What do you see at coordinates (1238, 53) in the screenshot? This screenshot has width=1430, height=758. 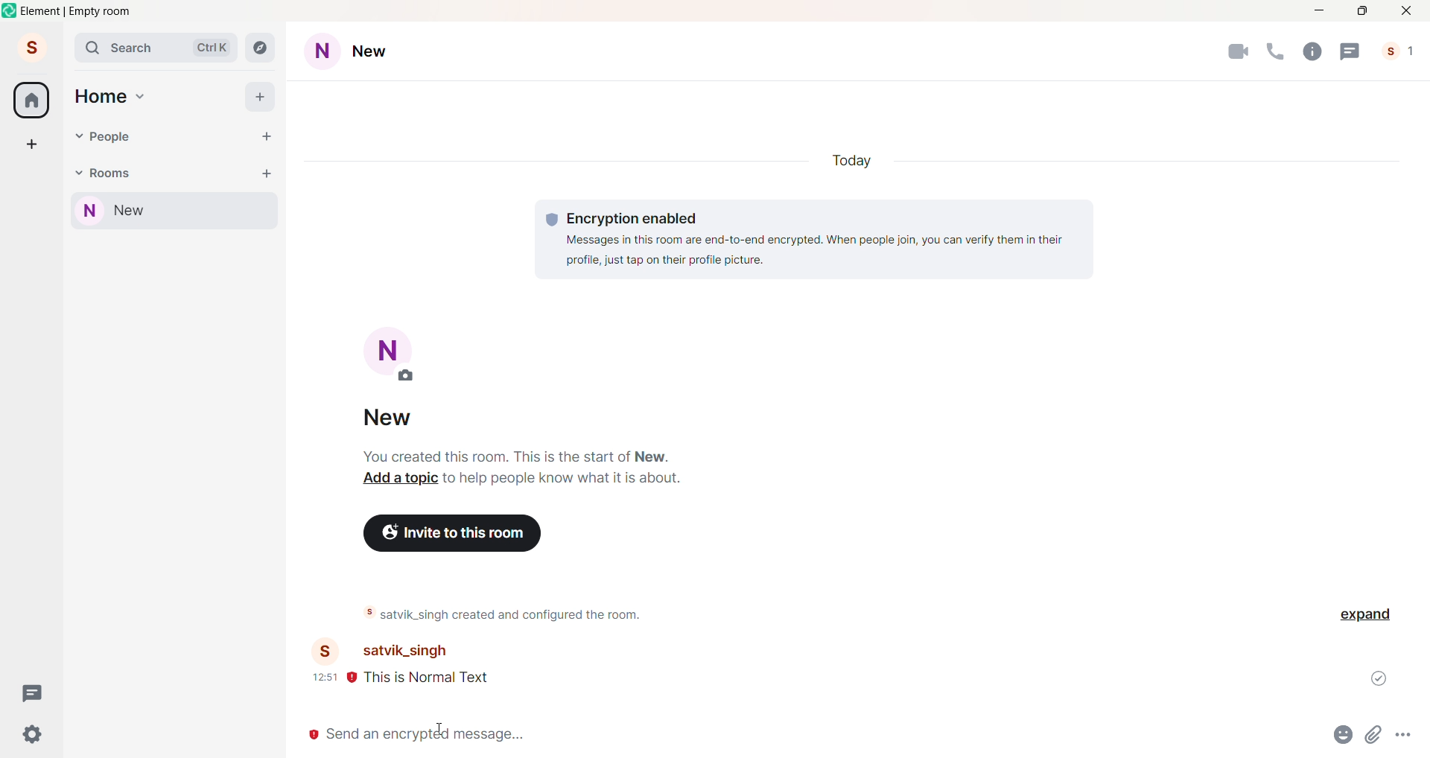 I see `Video Call` at bounding box center [1238, 53].